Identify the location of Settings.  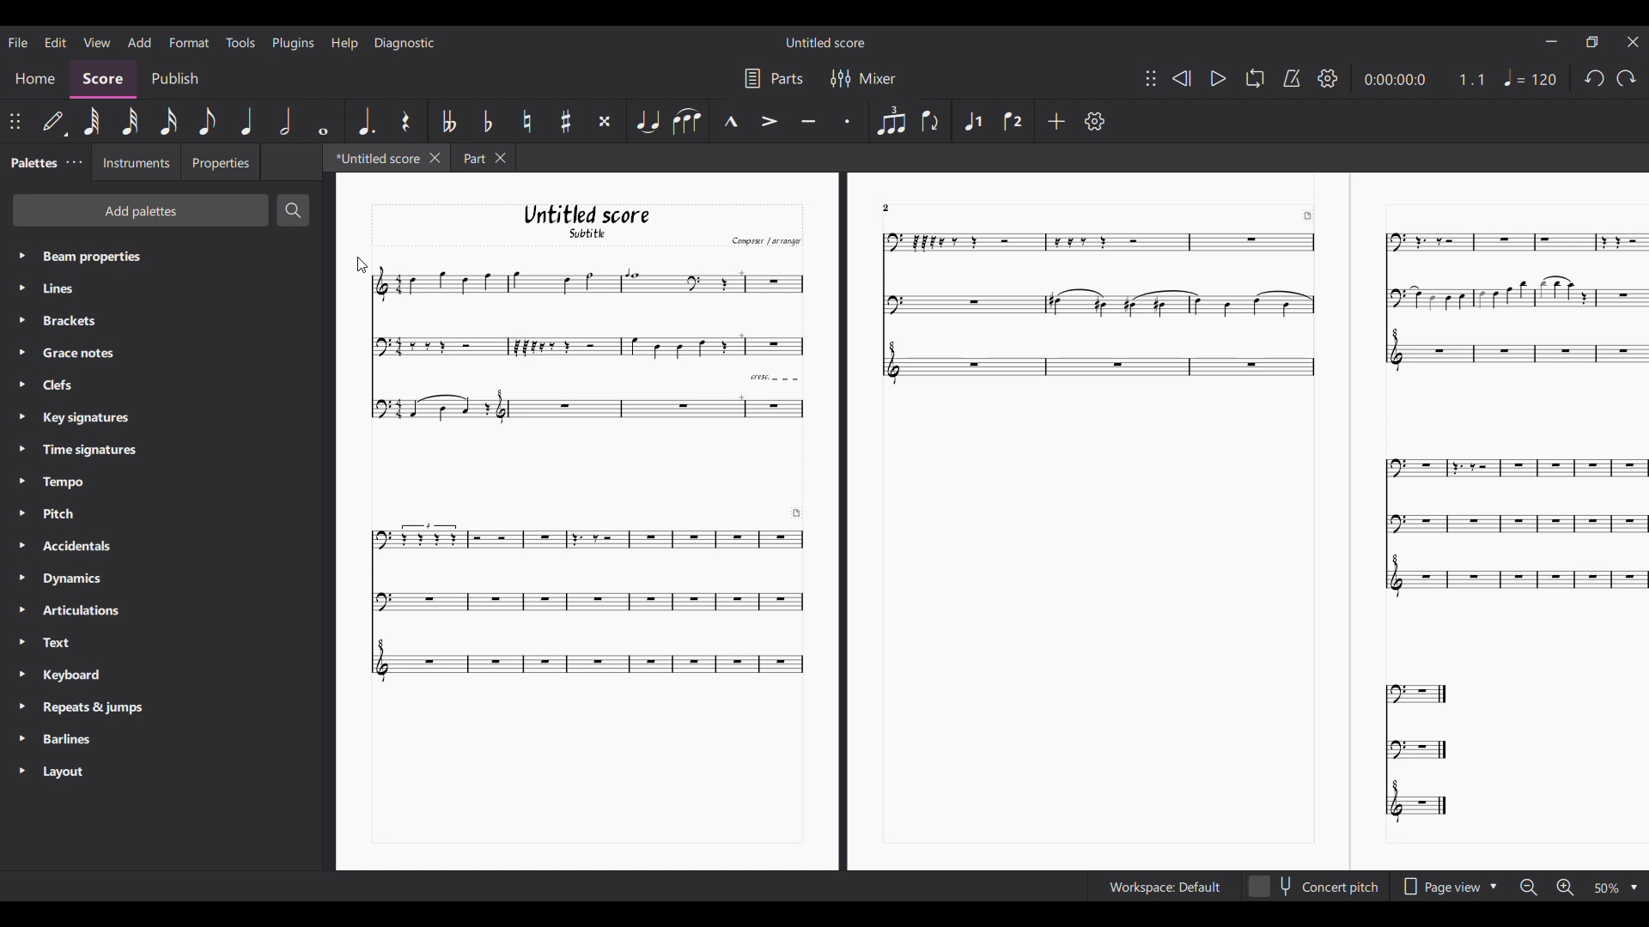
(1094, 121).